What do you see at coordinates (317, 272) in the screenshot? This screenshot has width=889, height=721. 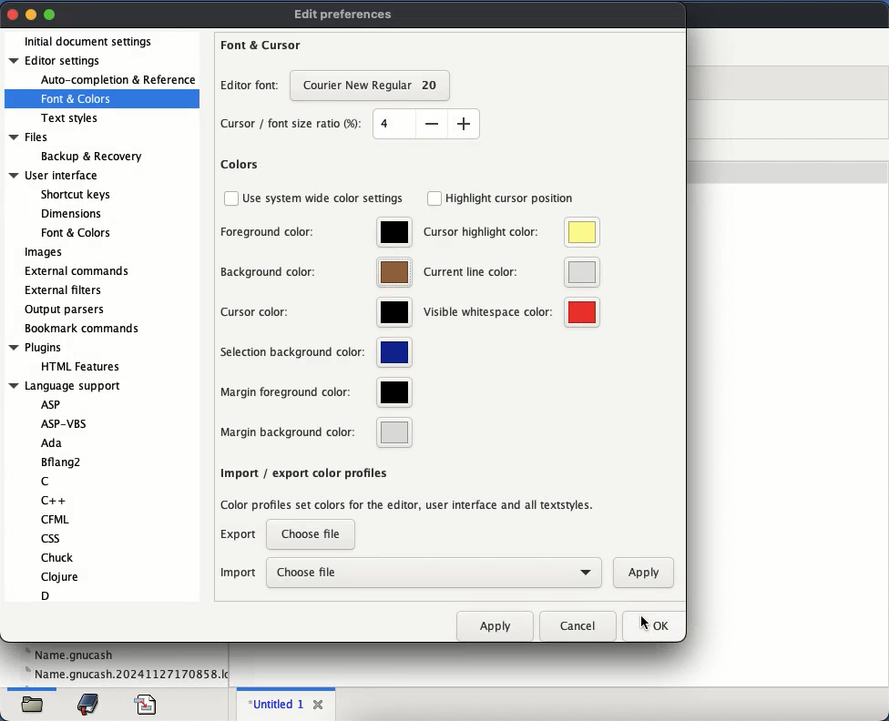 I see `background color` at bounding box center [317, 272].